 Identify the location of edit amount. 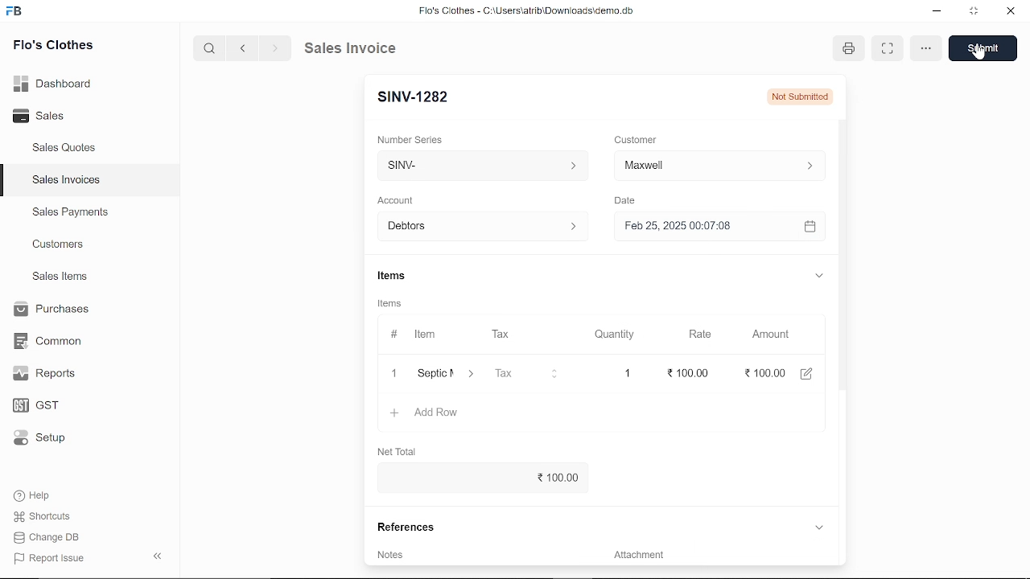
(807, 372).